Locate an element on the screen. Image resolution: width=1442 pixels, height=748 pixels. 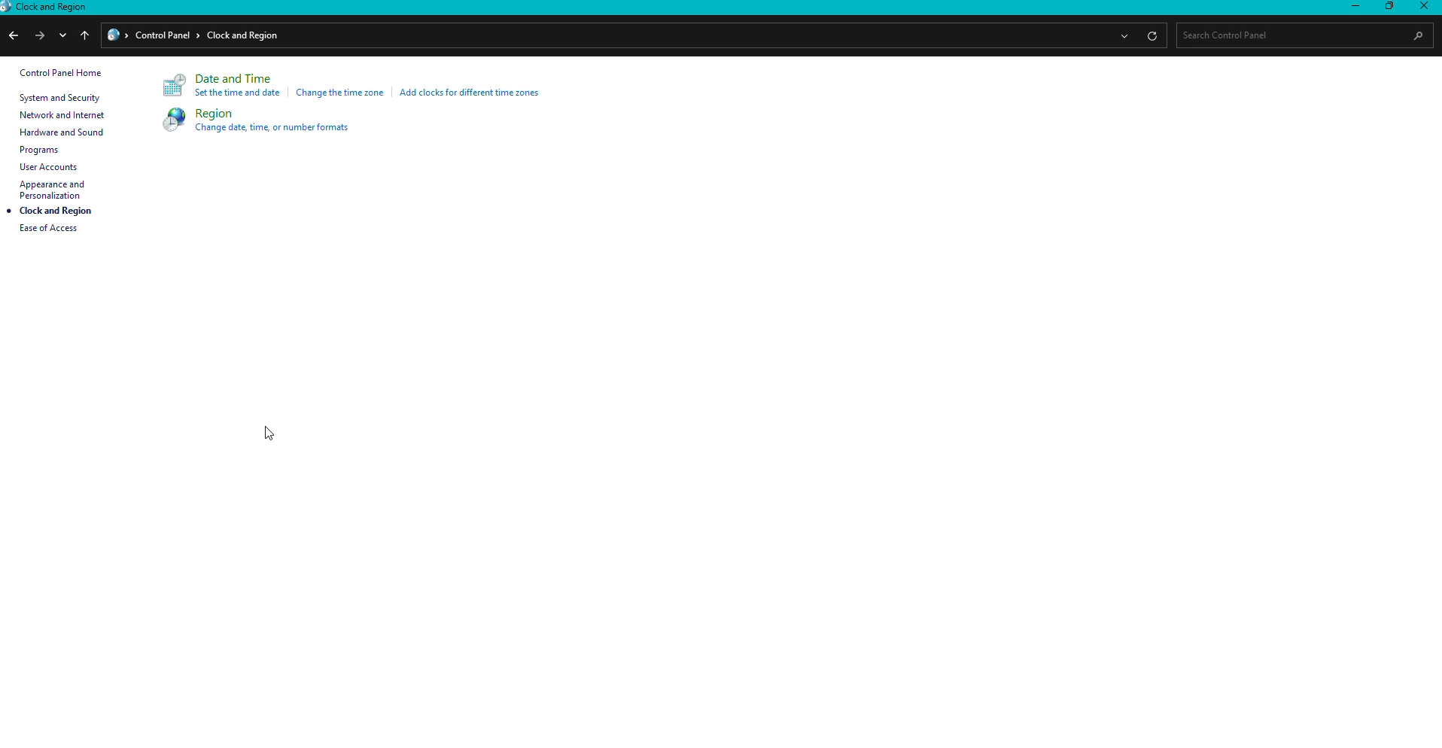
Cursor is located at coordinates (267, 434).